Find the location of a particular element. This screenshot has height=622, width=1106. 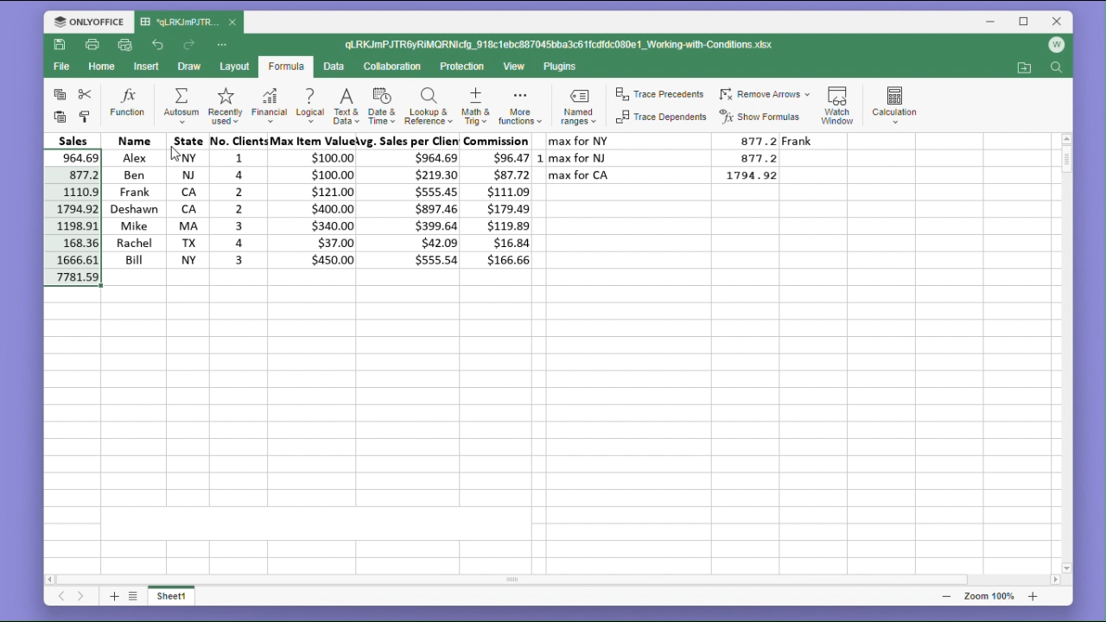

maximize is located at coordinates (1025, 21).